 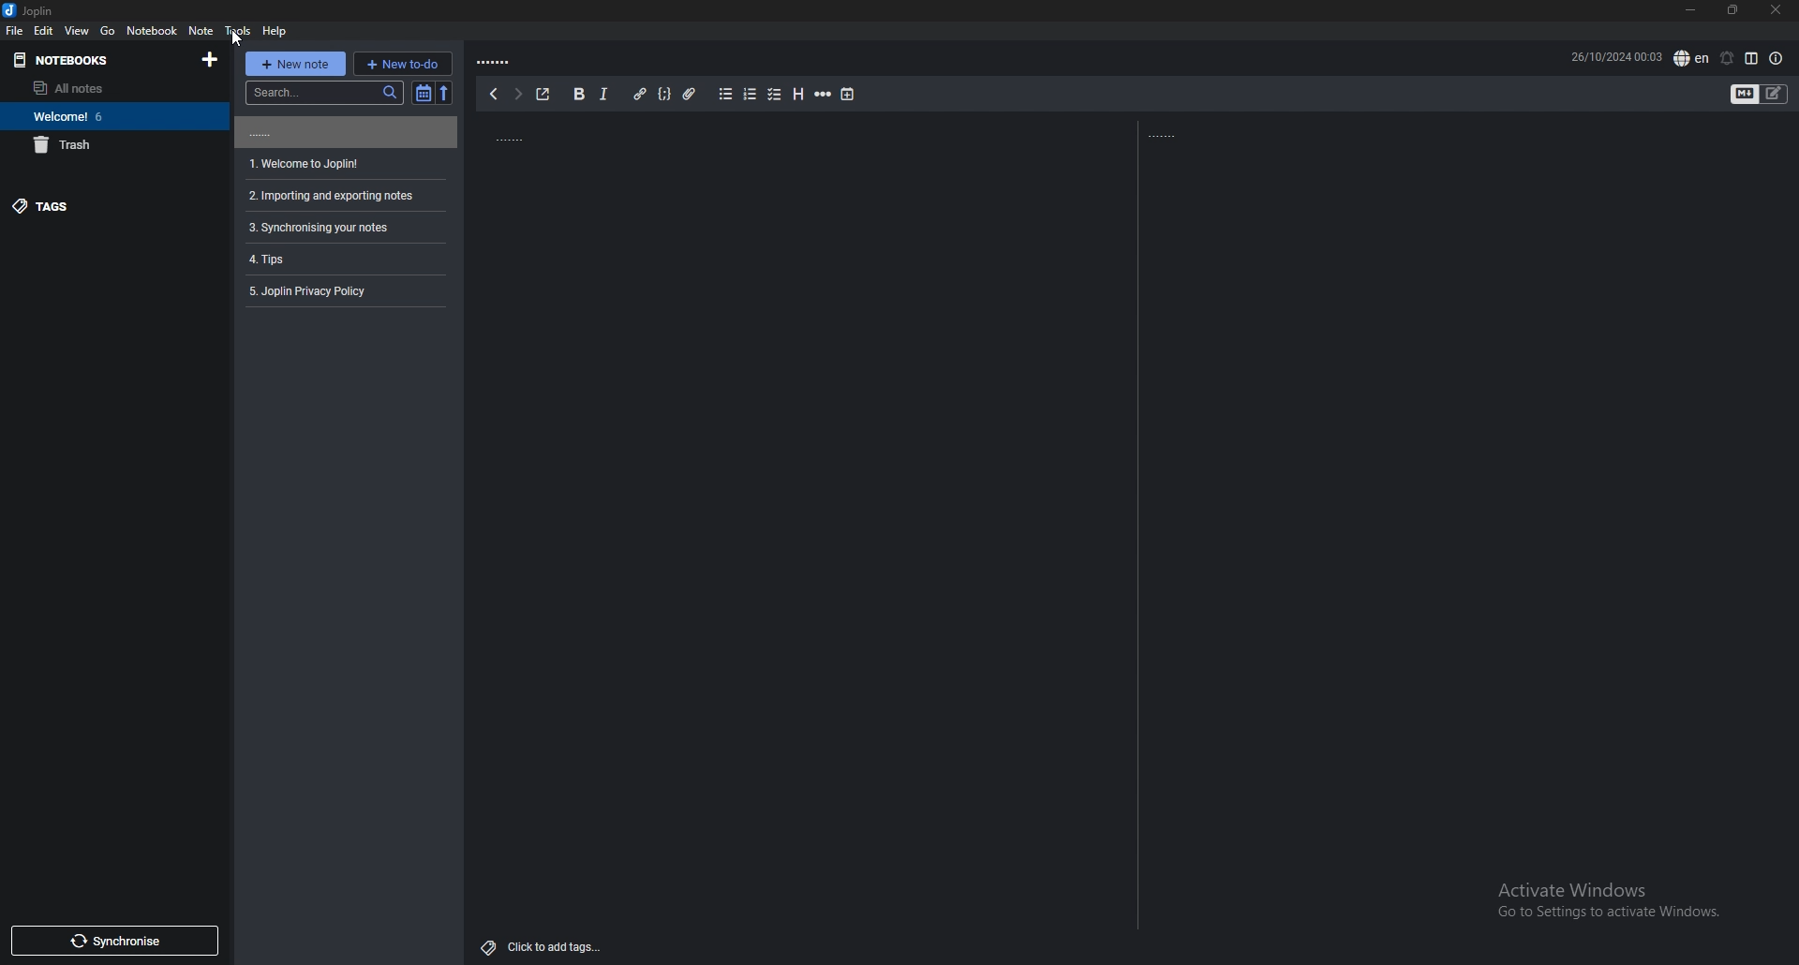 I want to click on view, so click(x=77, y=30).